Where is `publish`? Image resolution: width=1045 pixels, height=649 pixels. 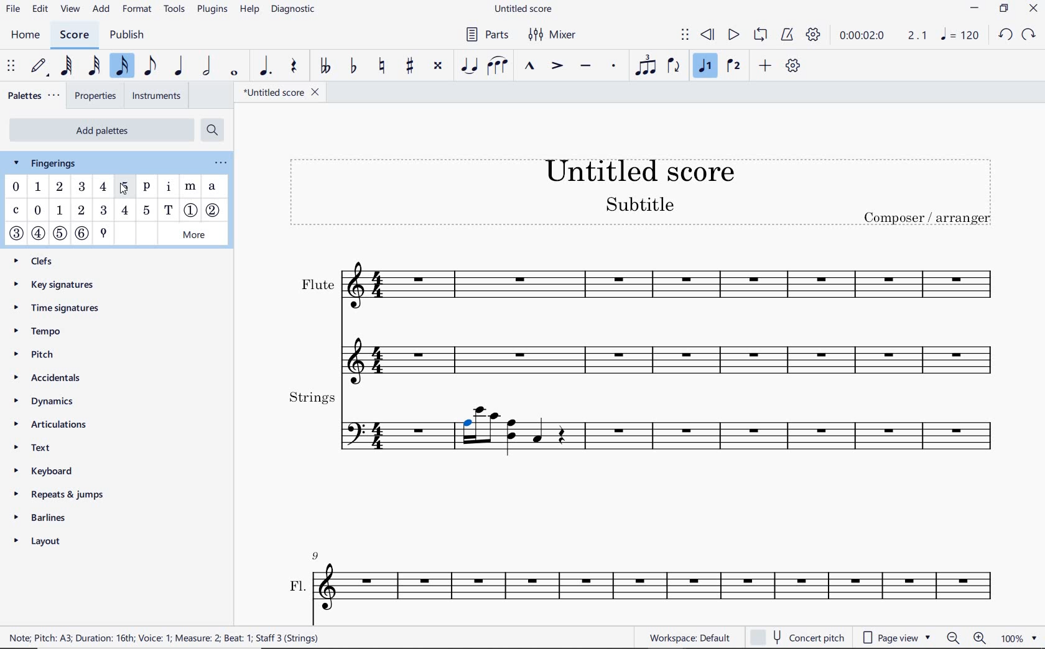 publish is located at coordinates (131, 35).